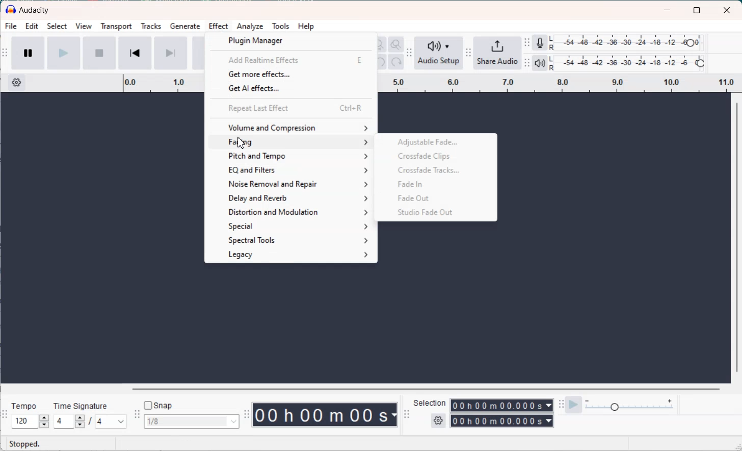  What do you see at coordinates (32, 27) in the screenshot?
I see `Edit` at bounding box center [32, 27].